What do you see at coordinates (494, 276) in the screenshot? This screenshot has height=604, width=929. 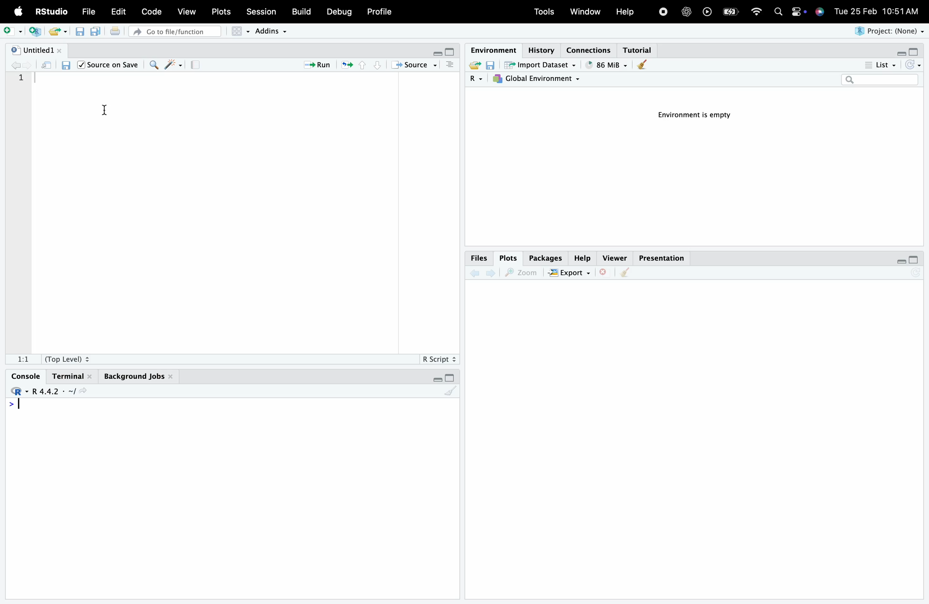 I see `next` at bounding box center [494, 276].